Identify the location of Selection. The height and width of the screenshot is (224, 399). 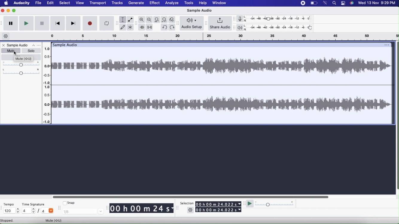
(187, 203).